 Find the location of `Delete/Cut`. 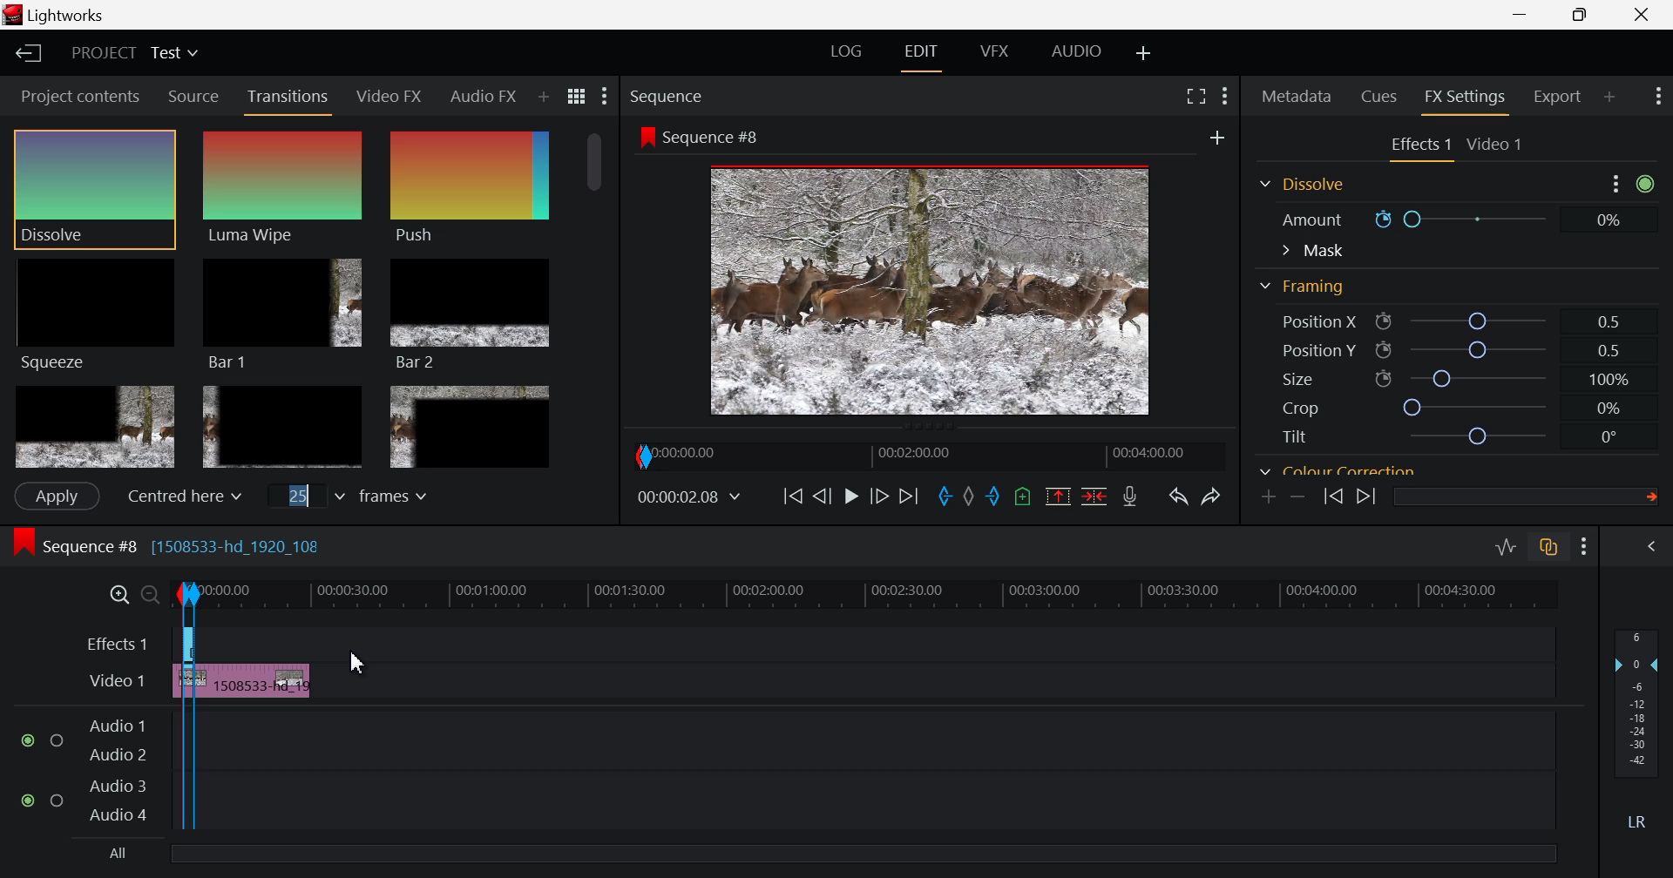

Delete/Cut is located at coordinates (1094, 494).